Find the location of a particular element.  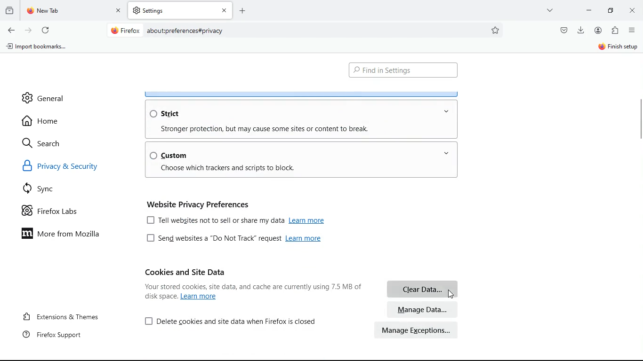

refresh is located at coordinates (45, 29).